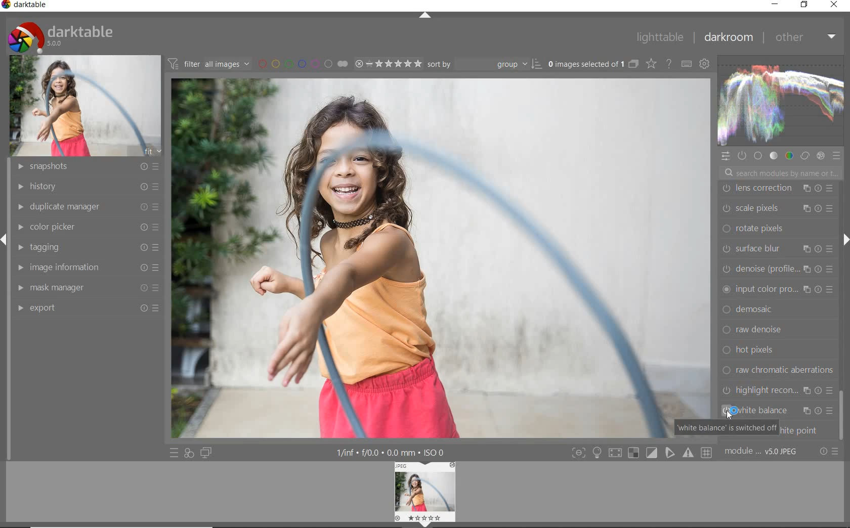  Describe the element at coordinates (86, 205) in the screenshot. I see `duplicate manager` at that location.